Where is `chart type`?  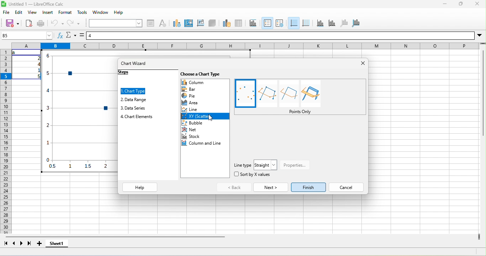
chart type is located at coordinates (177, 24).